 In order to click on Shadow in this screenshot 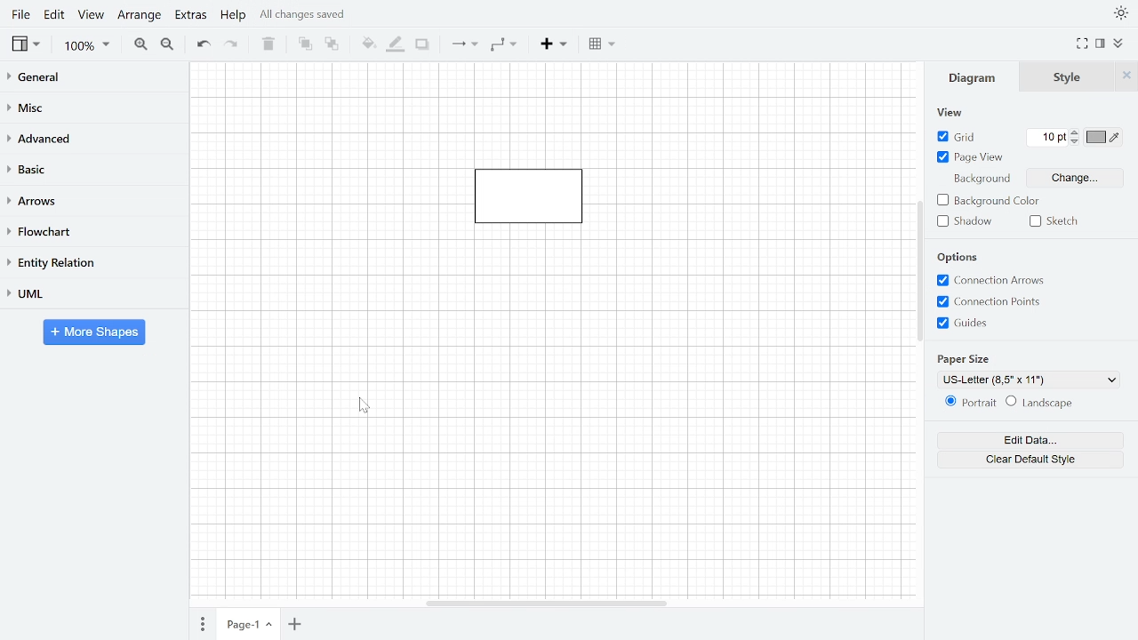, I will do `click(966, 222)`.